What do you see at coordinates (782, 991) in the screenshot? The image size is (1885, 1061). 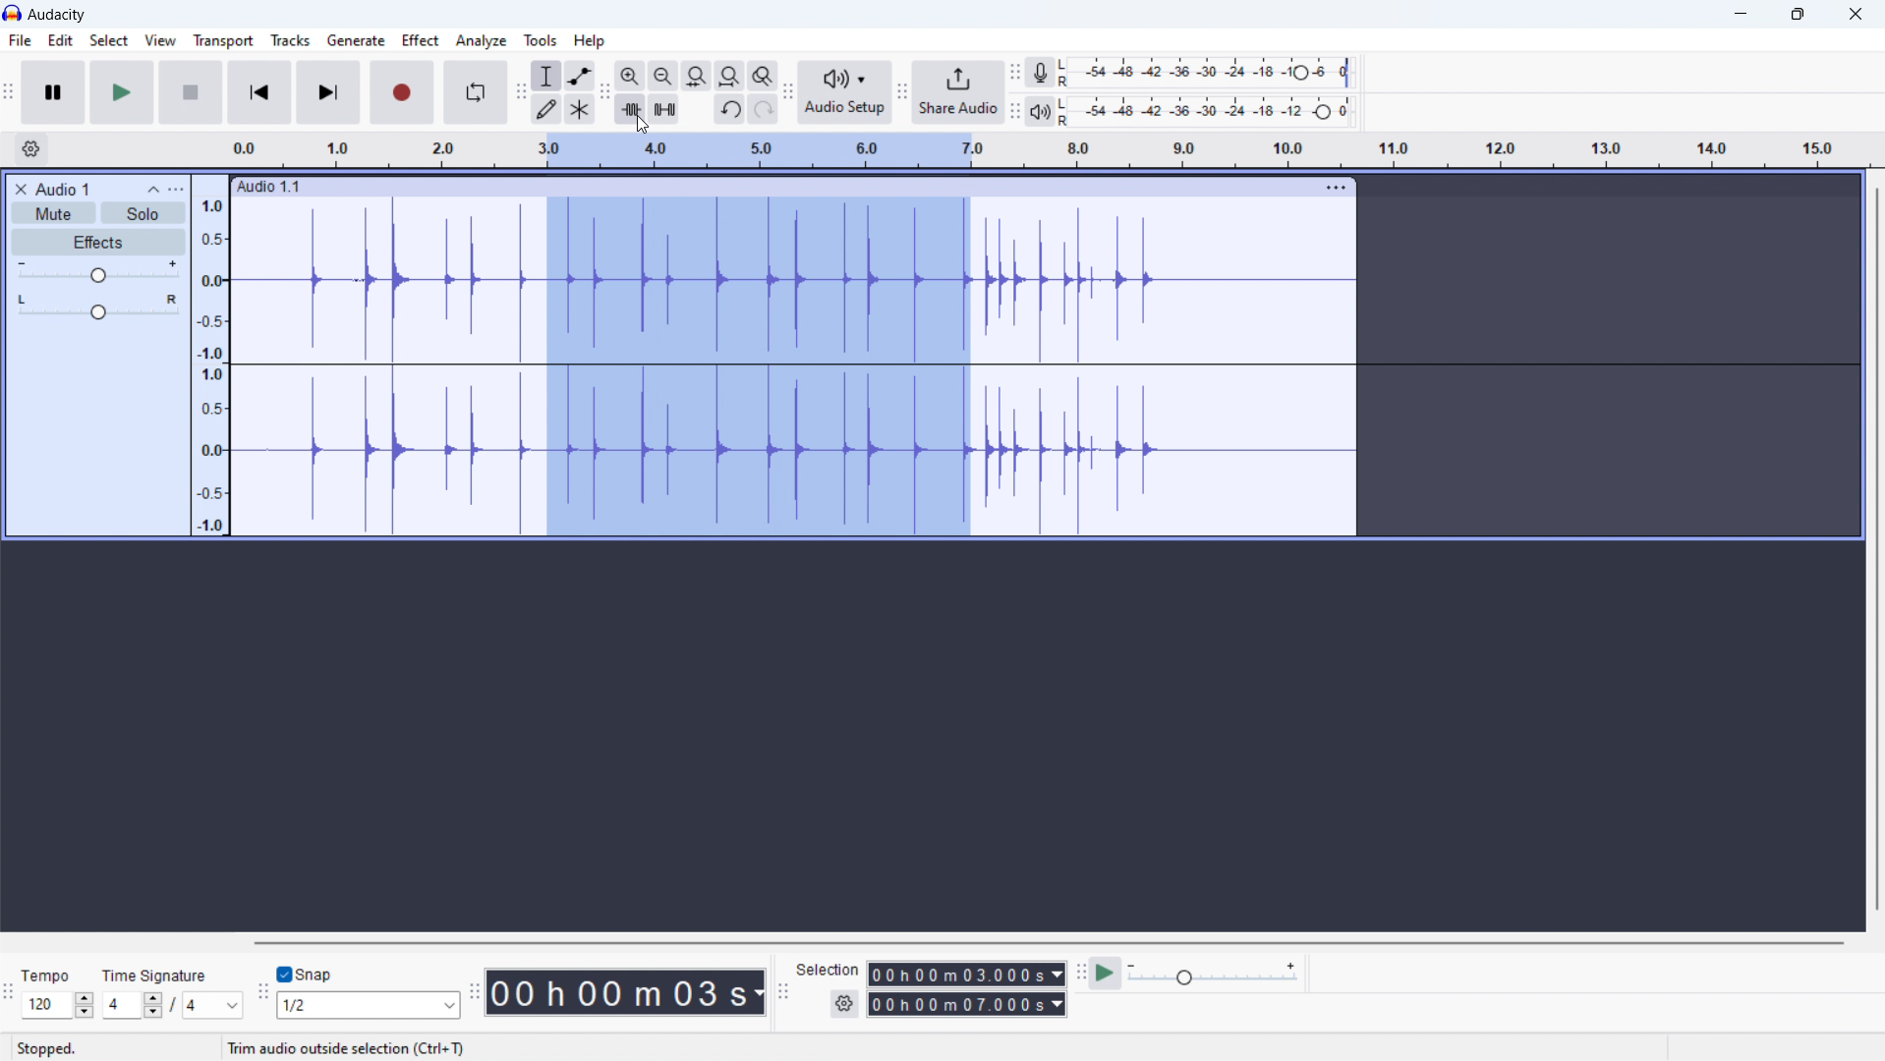 I see `selection toolbar` at bounding box center [782, 991].